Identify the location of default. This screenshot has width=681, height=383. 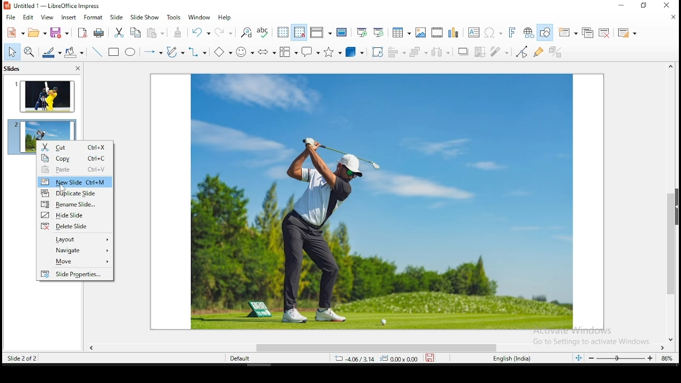
(240, 359).